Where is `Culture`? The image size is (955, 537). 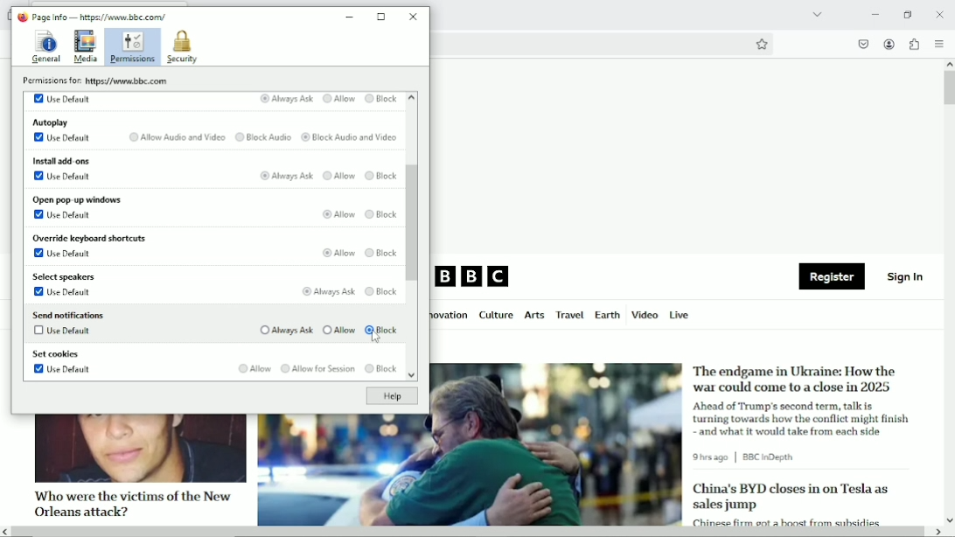 Culture is located at coordinates (496, 316).